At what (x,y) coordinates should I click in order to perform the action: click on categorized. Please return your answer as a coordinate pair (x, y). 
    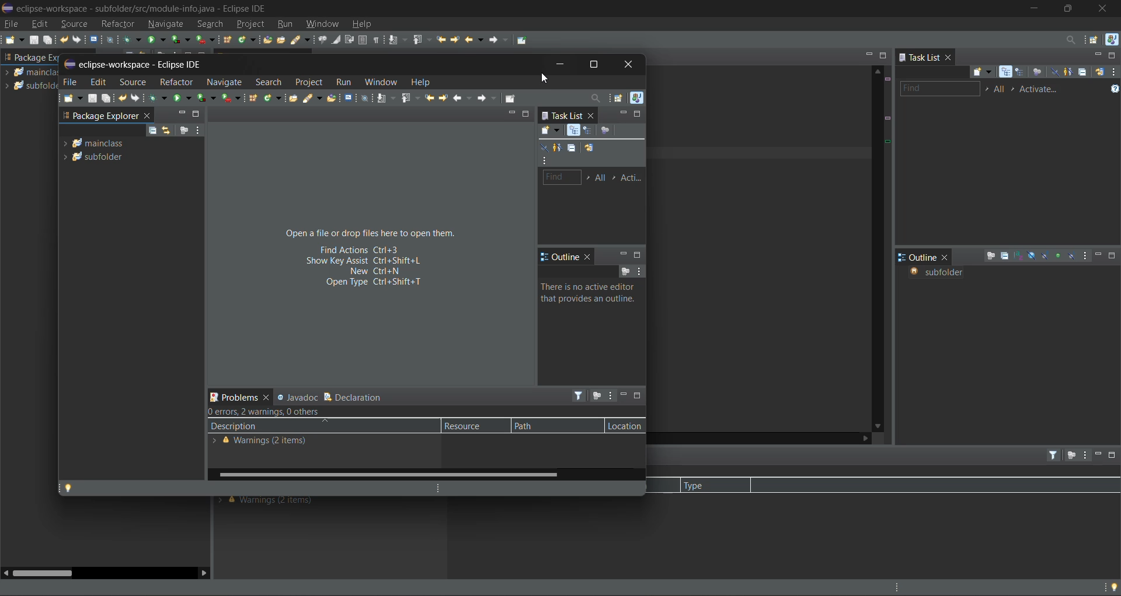
    Looking at the image, I should click on (574, 131).